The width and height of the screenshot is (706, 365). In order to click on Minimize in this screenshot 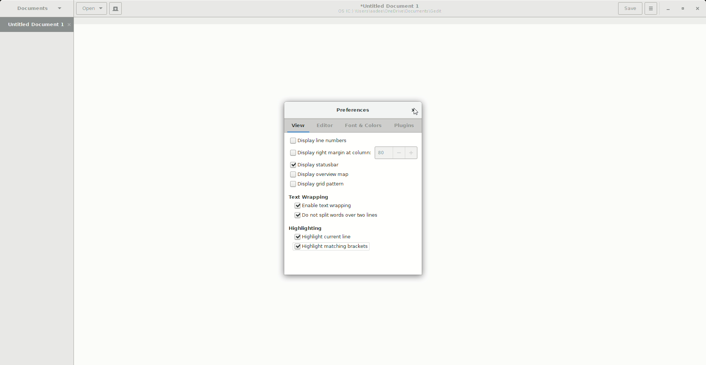, I will do `click(665, 9)`.